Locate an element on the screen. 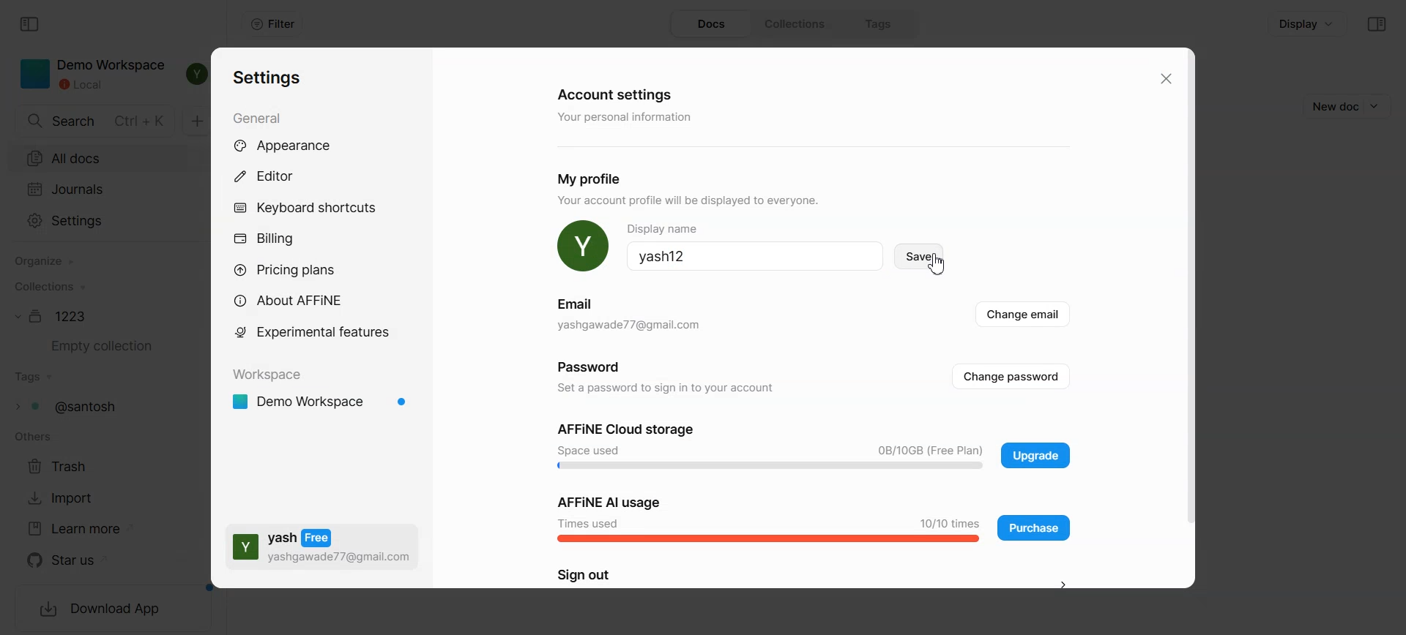  New doc is located at coordinates (1331, 106).